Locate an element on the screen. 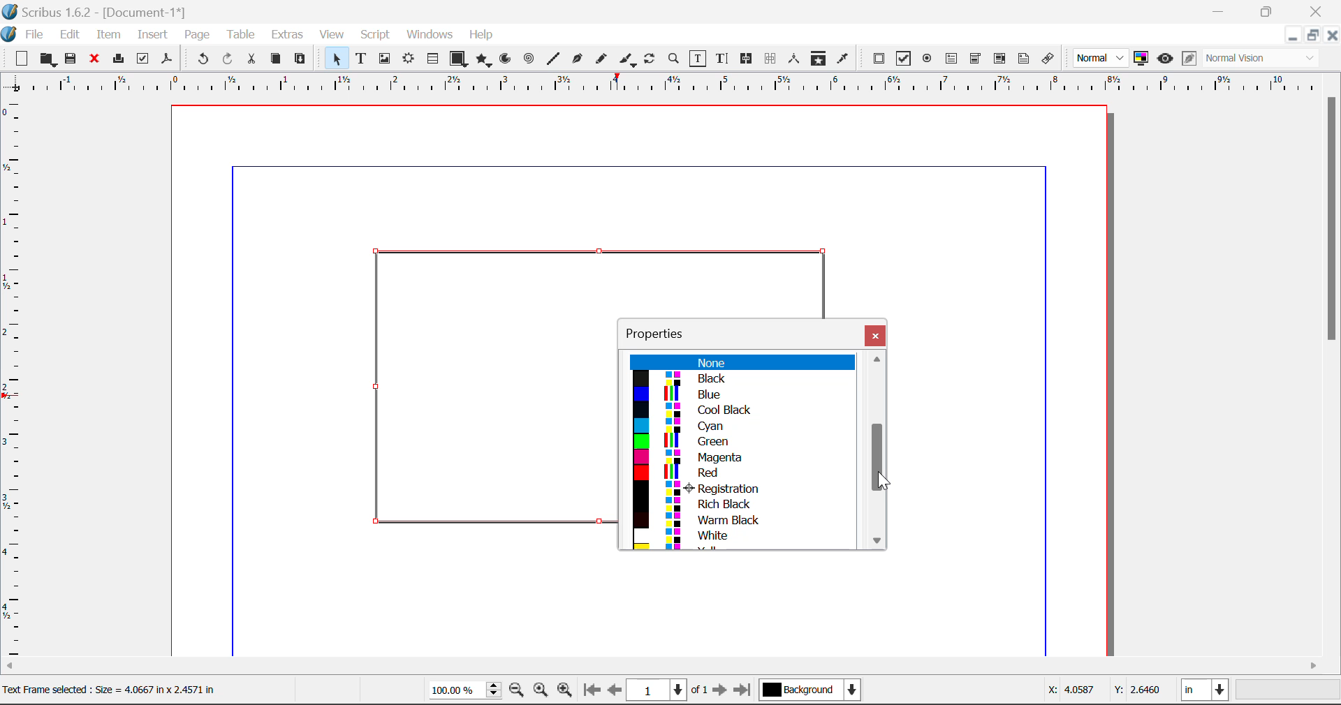  Toggle Color Management is located at coordinates (1143, 59).